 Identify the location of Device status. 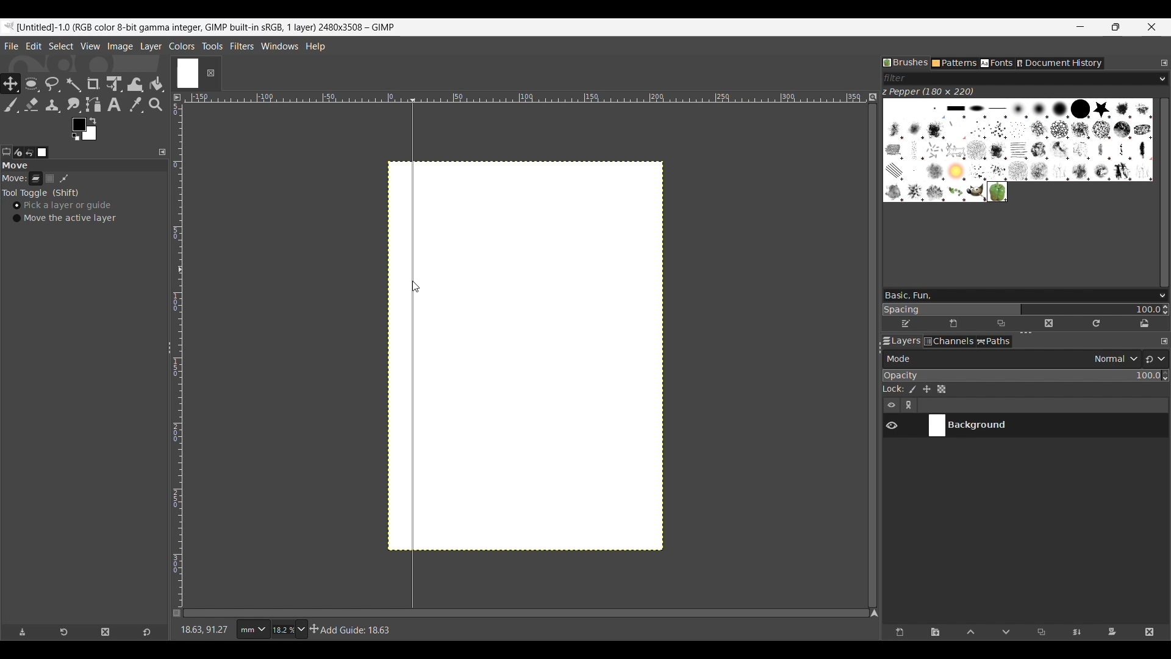
(18, 153).